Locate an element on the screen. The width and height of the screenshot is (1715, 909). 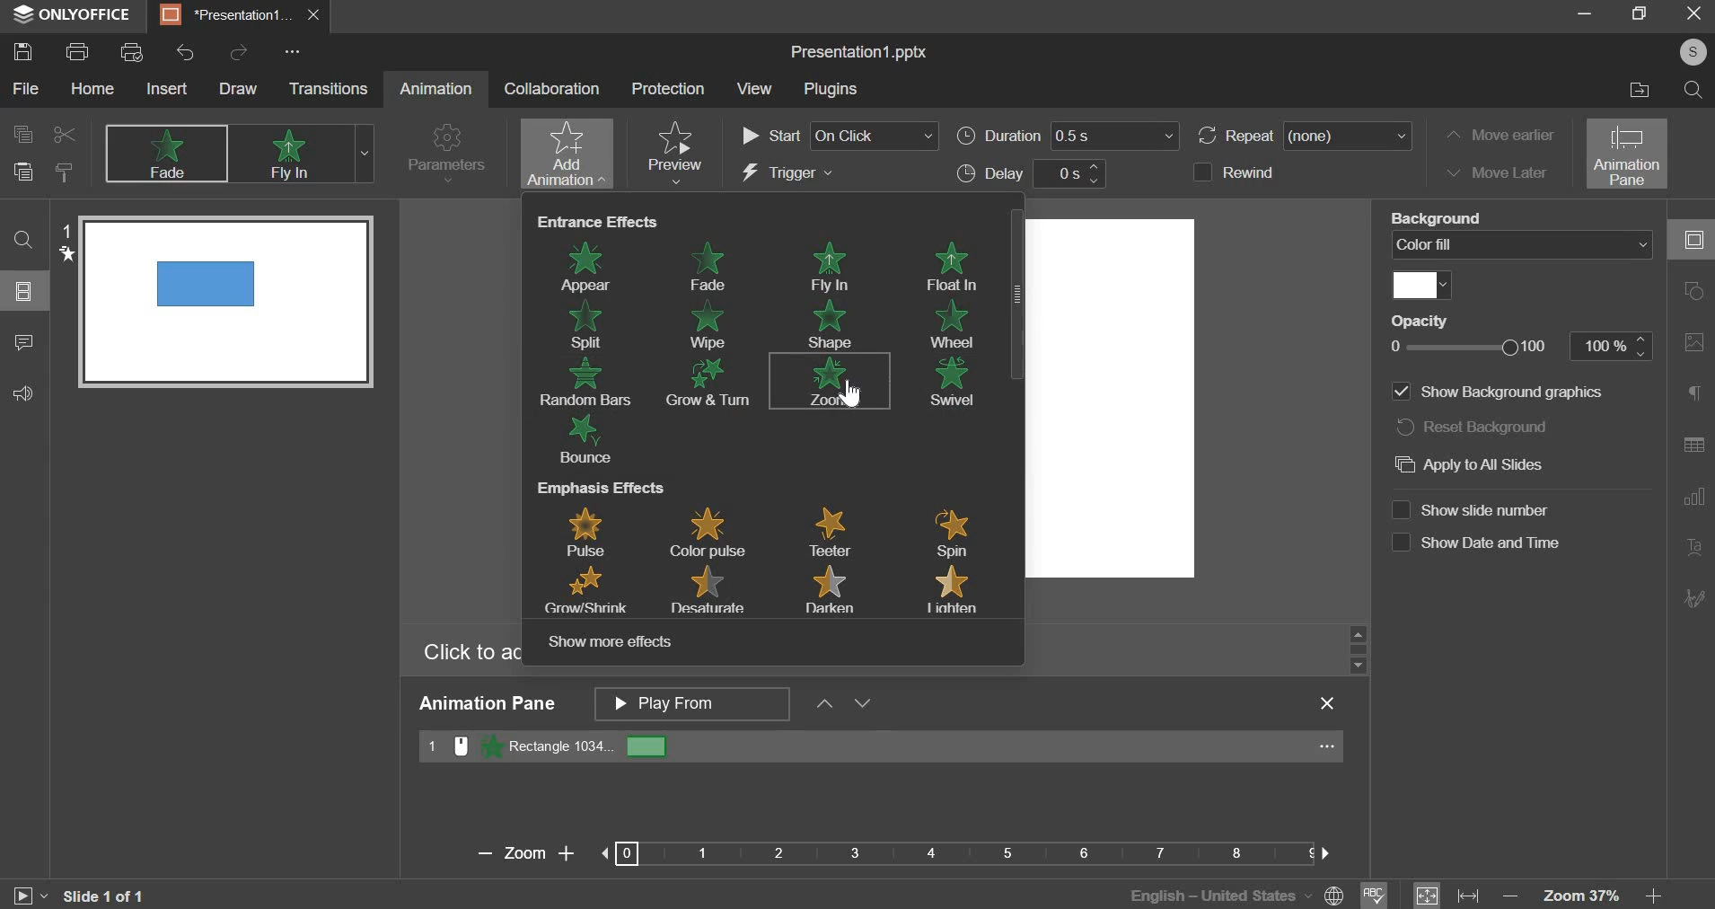
Plugins is located at coordinates (839, 90).